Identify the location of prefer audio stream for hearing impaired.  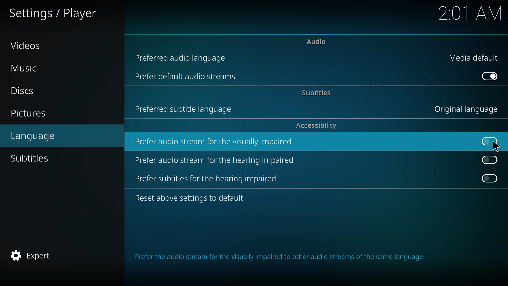
(215, 160).